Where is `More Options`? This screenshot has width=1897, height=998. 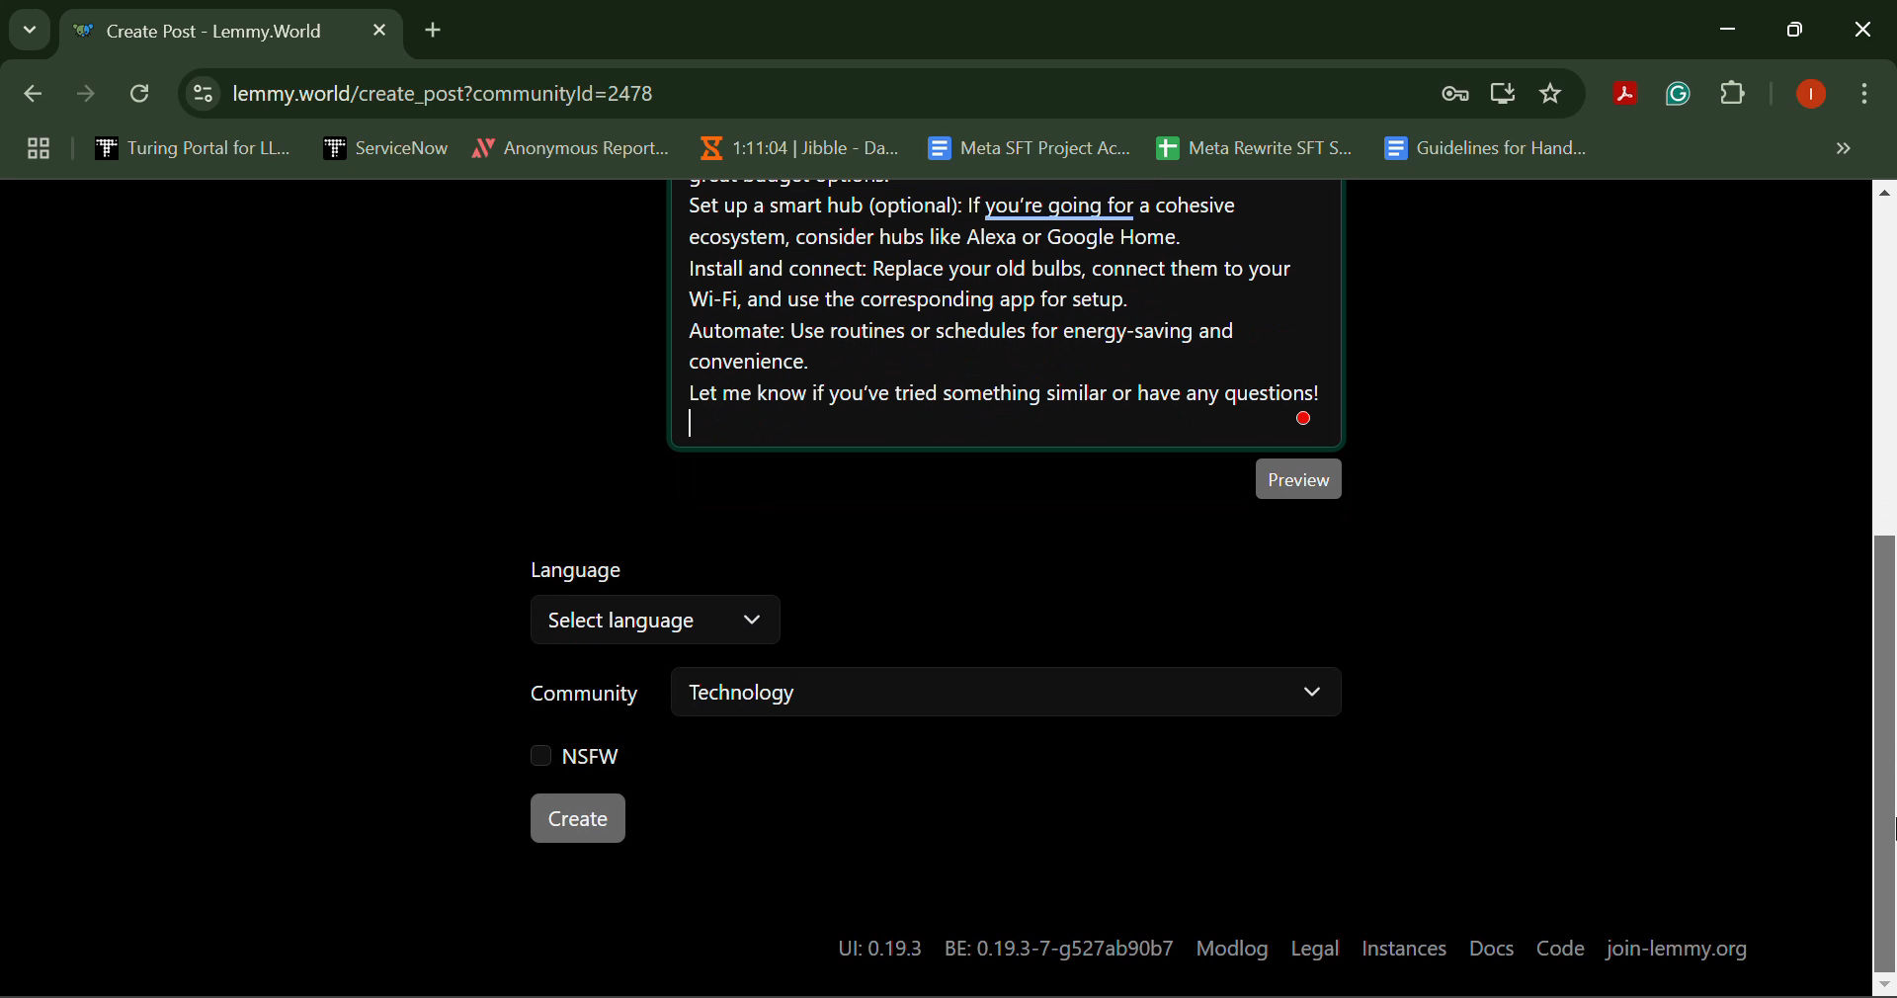
More Options is located at coordinates (1862, 98).